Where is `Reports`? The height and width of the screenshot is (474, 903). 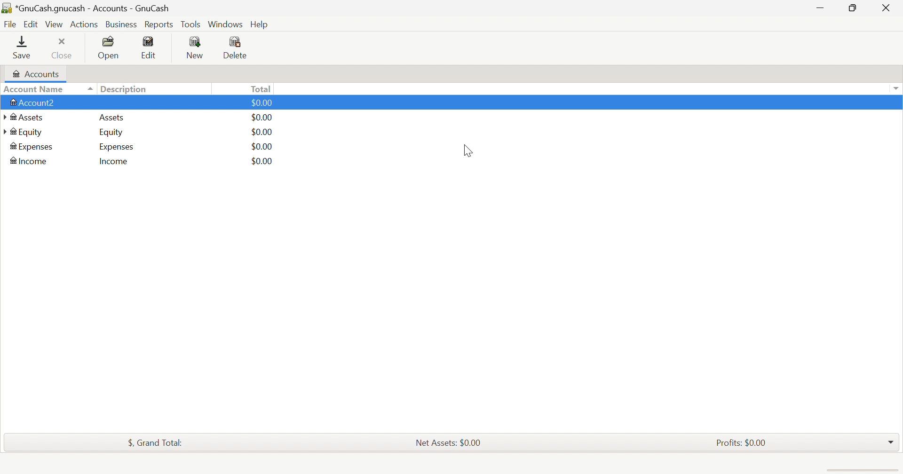
Reports is located at coordinates (159, 25).